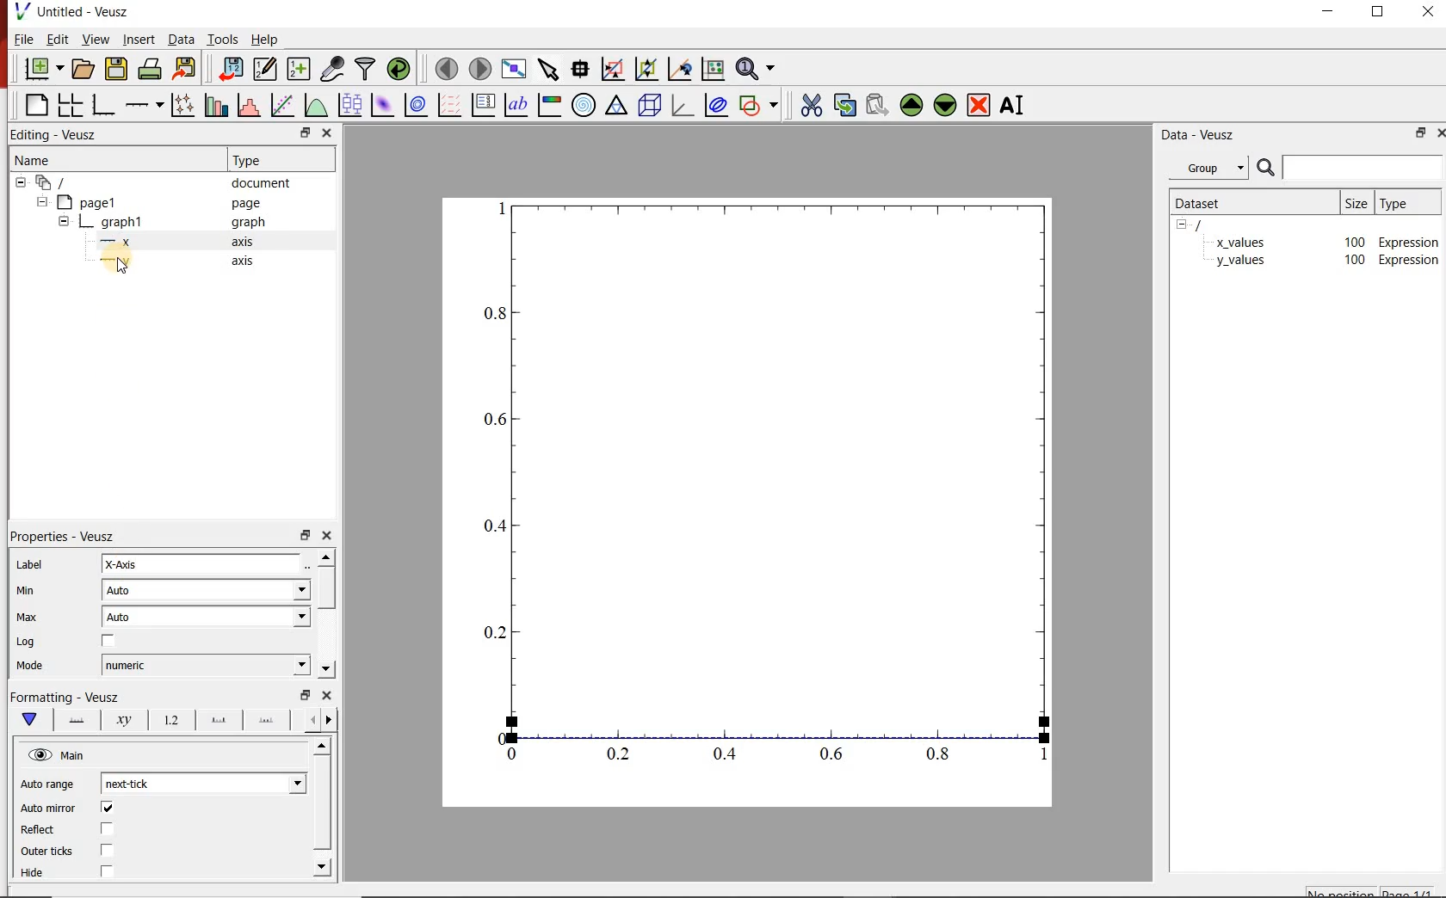 Image resolution: width=1446 pixels, height=898 pixels. I want to click on cut the selected widget, so click(813, 107).